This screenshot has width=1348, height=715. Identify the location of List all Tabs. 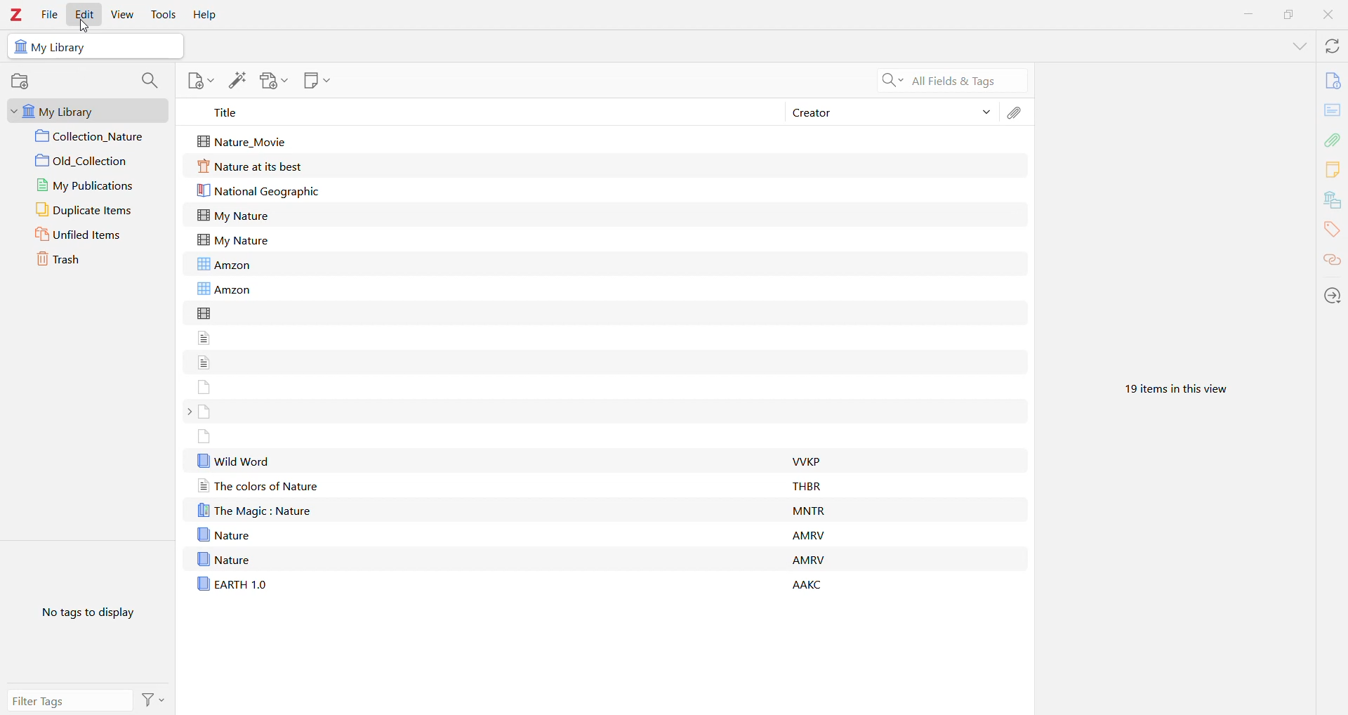
(1297, 45).